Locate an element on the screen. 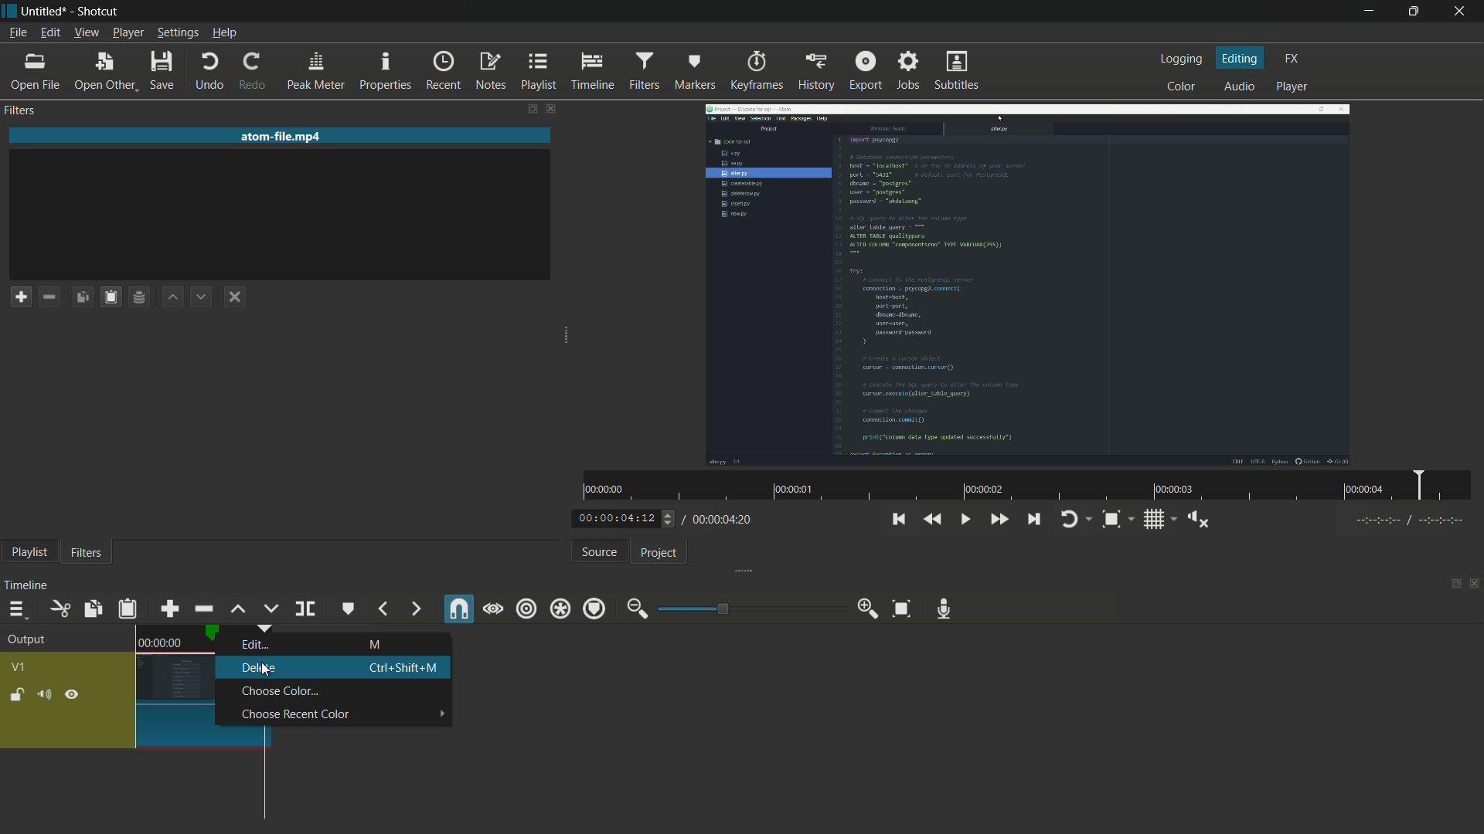 This screenshot has height=834, width=1484. paste is located at coordinates (127, 609).